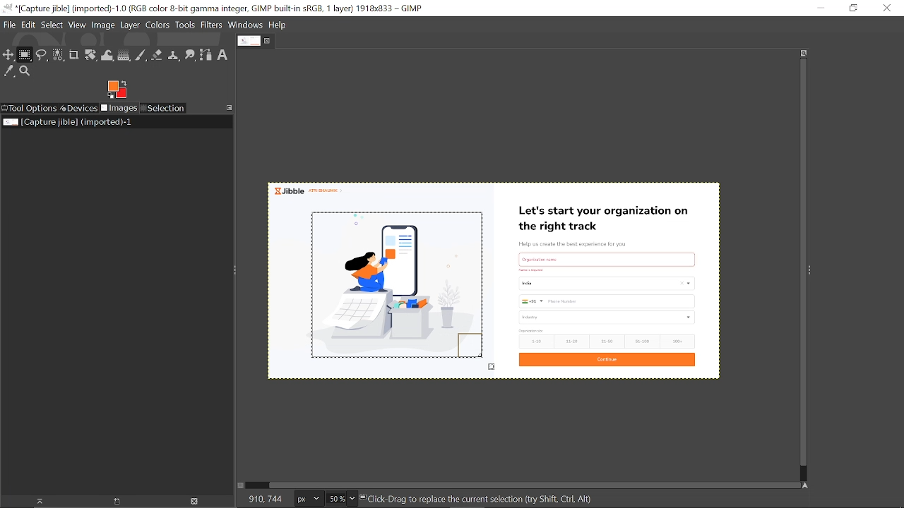  What do you see at coordinates (820, 8) in the screenshot?
I see `Minimize` at bounding box center [820, 8].